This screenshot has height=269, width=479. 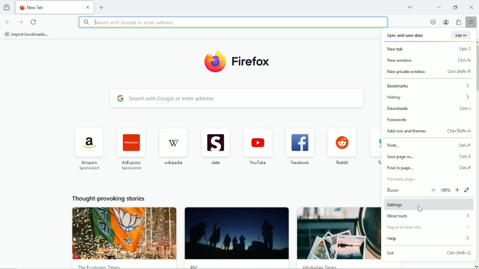 I want to click on Settings, so click(x=428, y=204).